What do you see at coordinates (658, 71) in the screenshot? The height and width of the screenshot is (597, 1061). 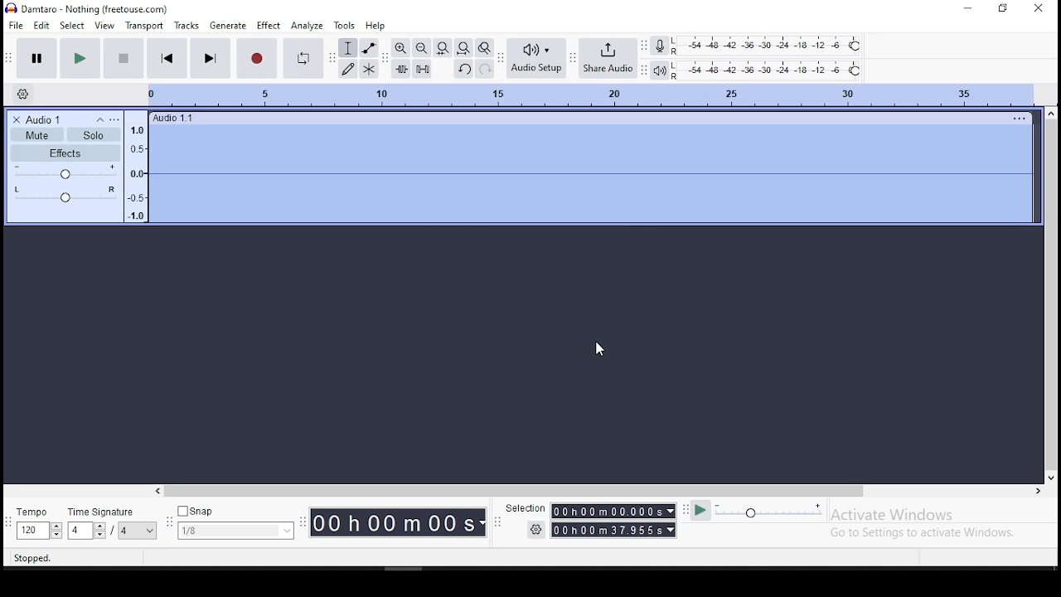 I see `playback meter` at bounding box center [658, 71].